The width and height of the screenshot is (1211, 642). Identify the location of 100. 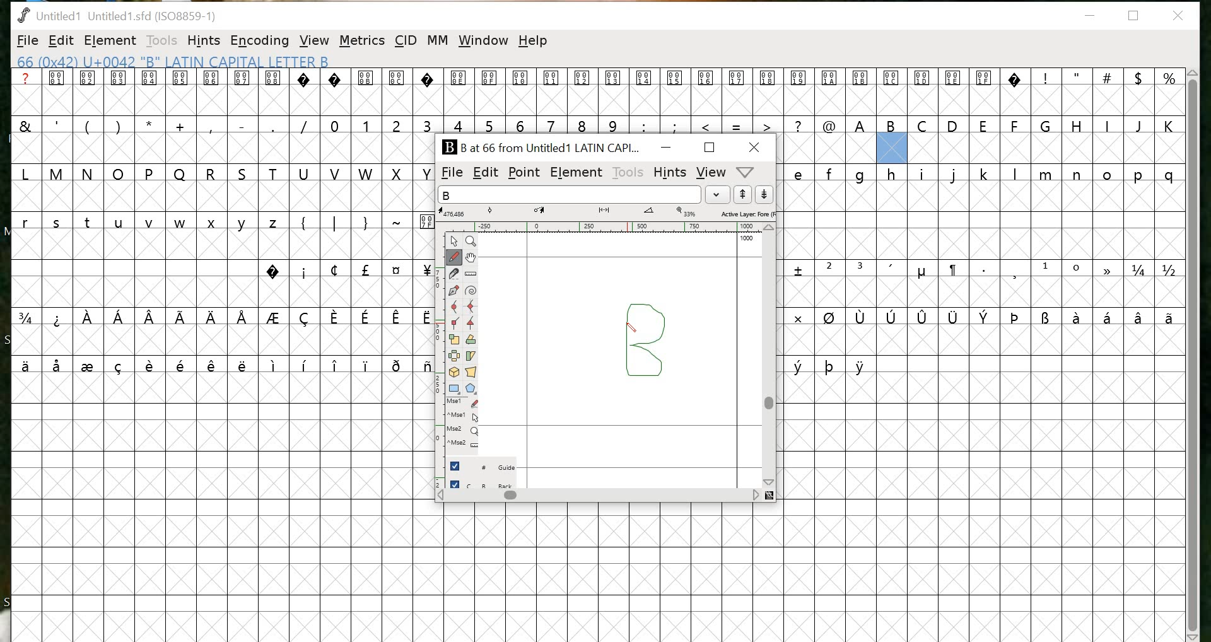
(747, 241).